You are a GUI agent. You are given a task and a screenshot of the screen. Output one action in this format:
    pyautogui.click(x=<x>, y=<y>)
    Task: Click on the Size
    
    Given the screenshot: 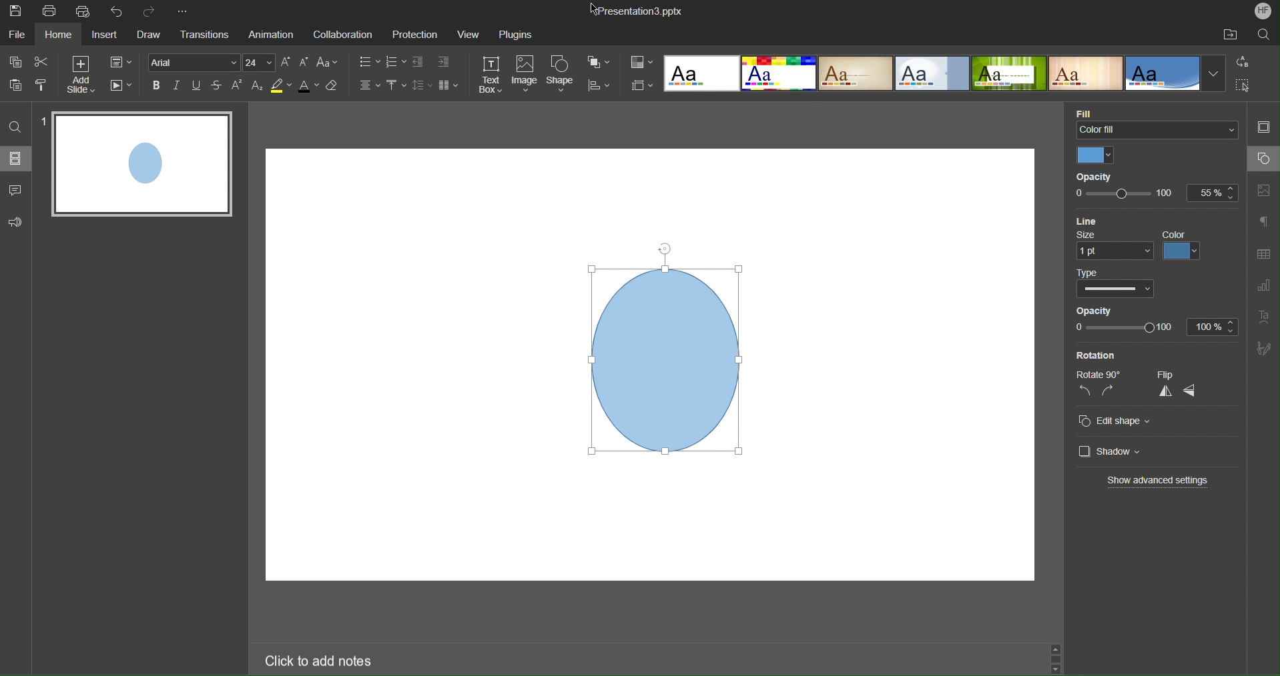 What is the action you would take?
    pyautogui.click(x=1110, y=247)
    